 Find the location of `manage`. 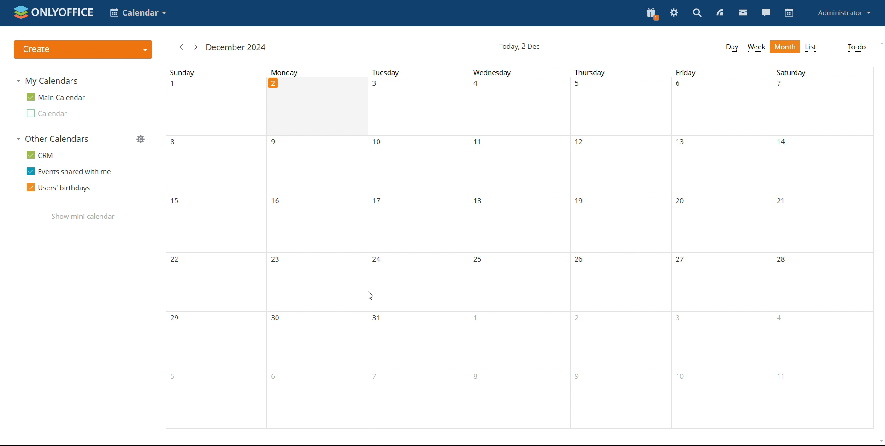

manage is located at coordinates (143, 139).